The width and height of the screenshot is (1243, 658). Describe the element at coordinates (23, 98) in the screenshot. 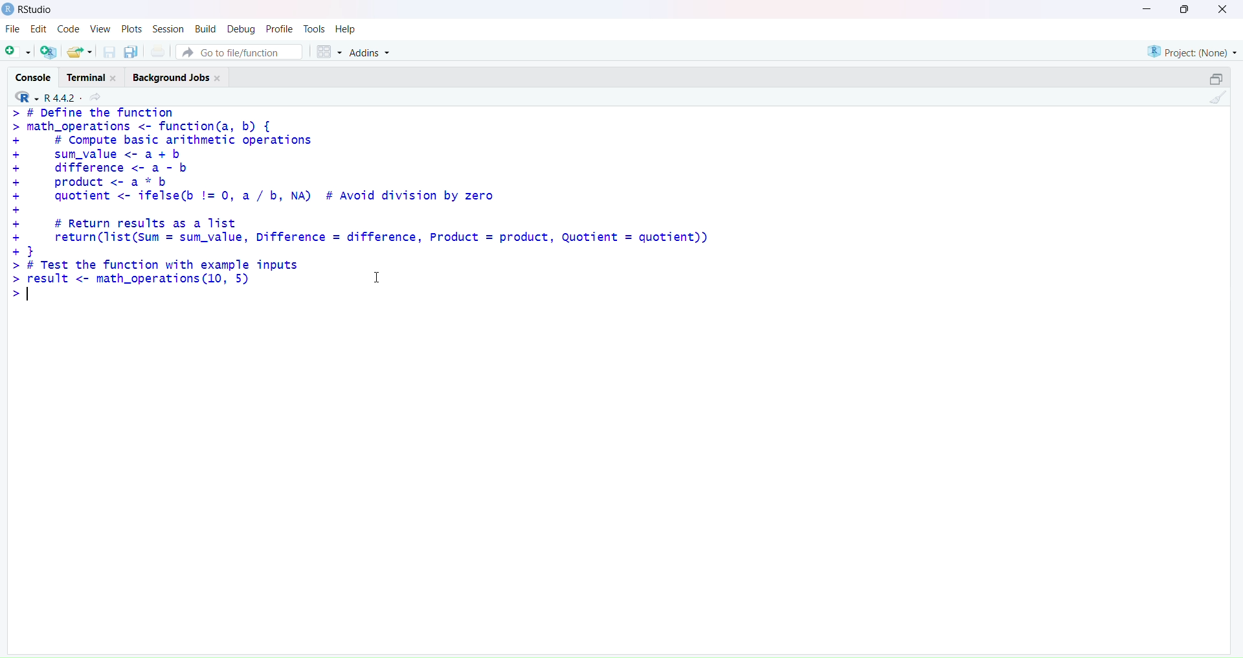

I see `R` at that location.